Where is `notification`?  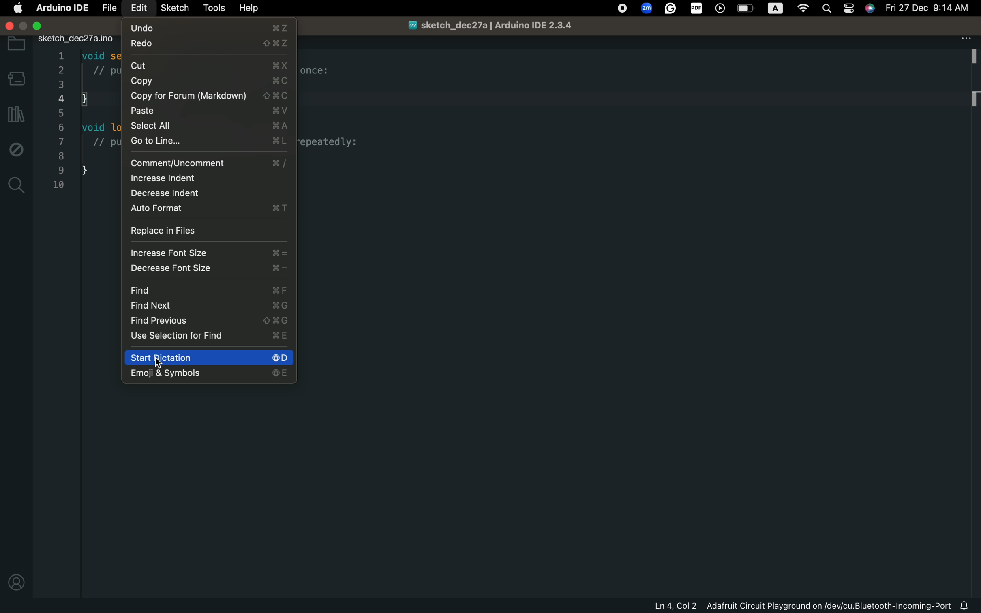
notification is located at coordinates (965, 607).